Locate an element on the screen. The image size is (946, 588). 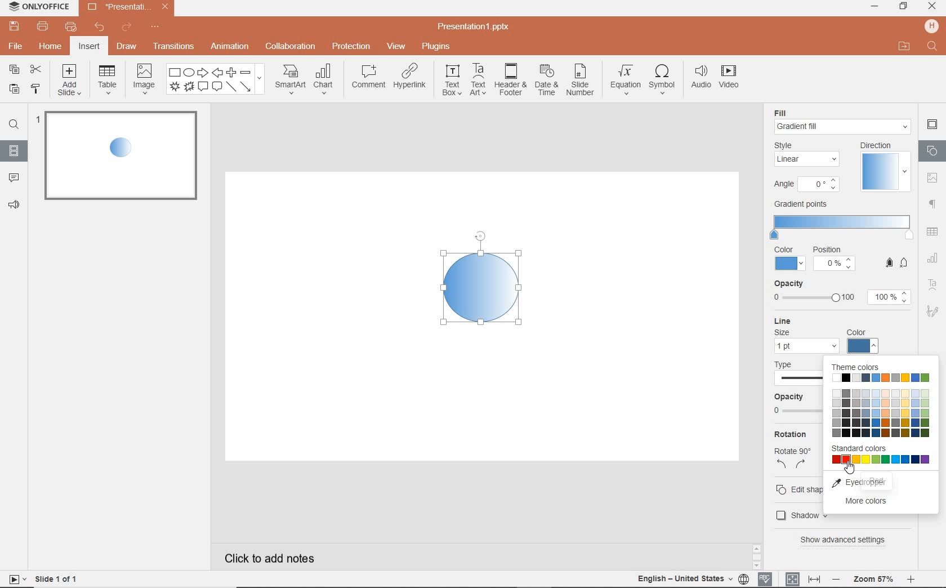
line color is located at coordinates (864, 345).